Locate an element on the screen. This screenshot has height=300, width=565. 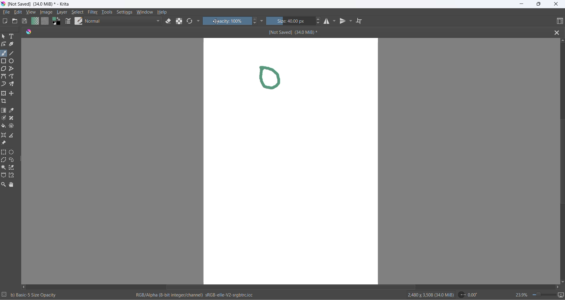
enclose and fill tool is located at coordinates (13, 125).